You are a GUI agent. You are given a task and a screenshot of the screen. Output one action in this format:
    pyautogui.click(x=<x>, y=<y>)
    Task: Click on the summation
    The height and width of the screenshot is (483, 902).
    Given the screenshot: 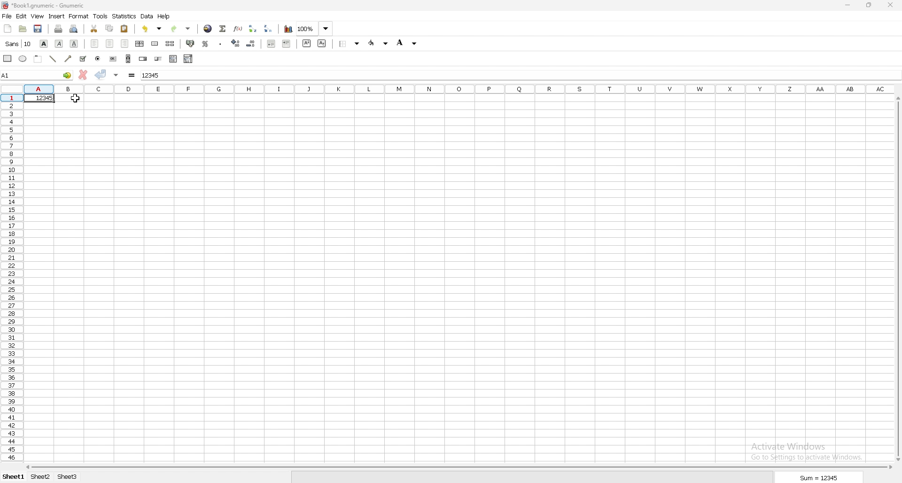 What is the action you would take?
    pyautogui.click(x=223, y=29)
    